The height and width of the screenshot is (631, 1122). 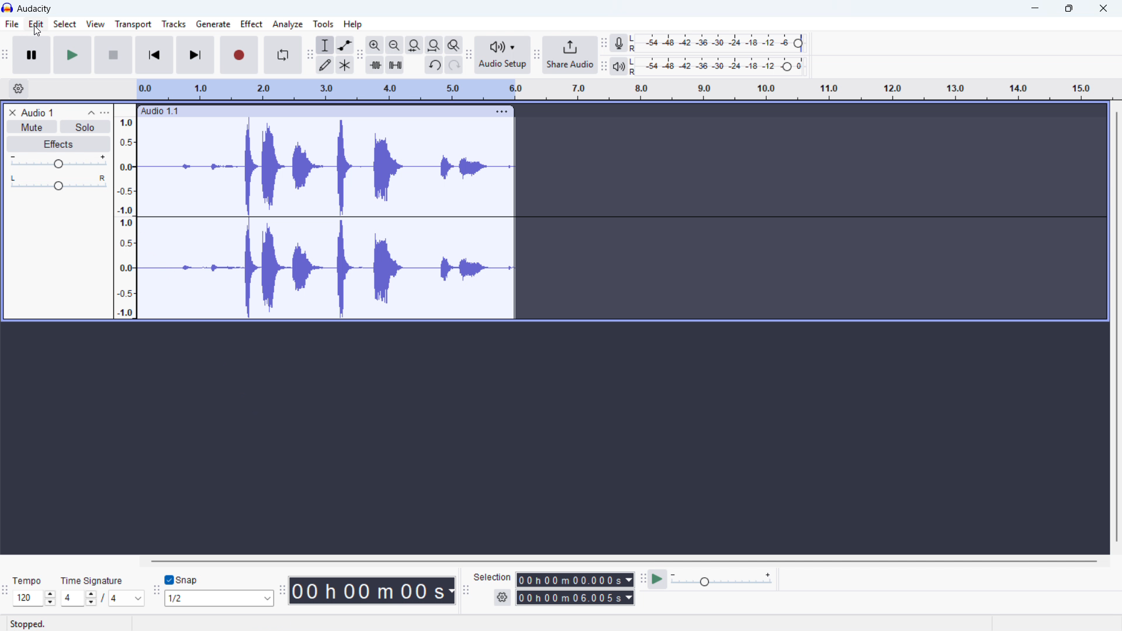 What do you see at coordinates (1116, 327) in the screenshot?
I see `vertical scrollbar` at bounding box center [1116, 327].